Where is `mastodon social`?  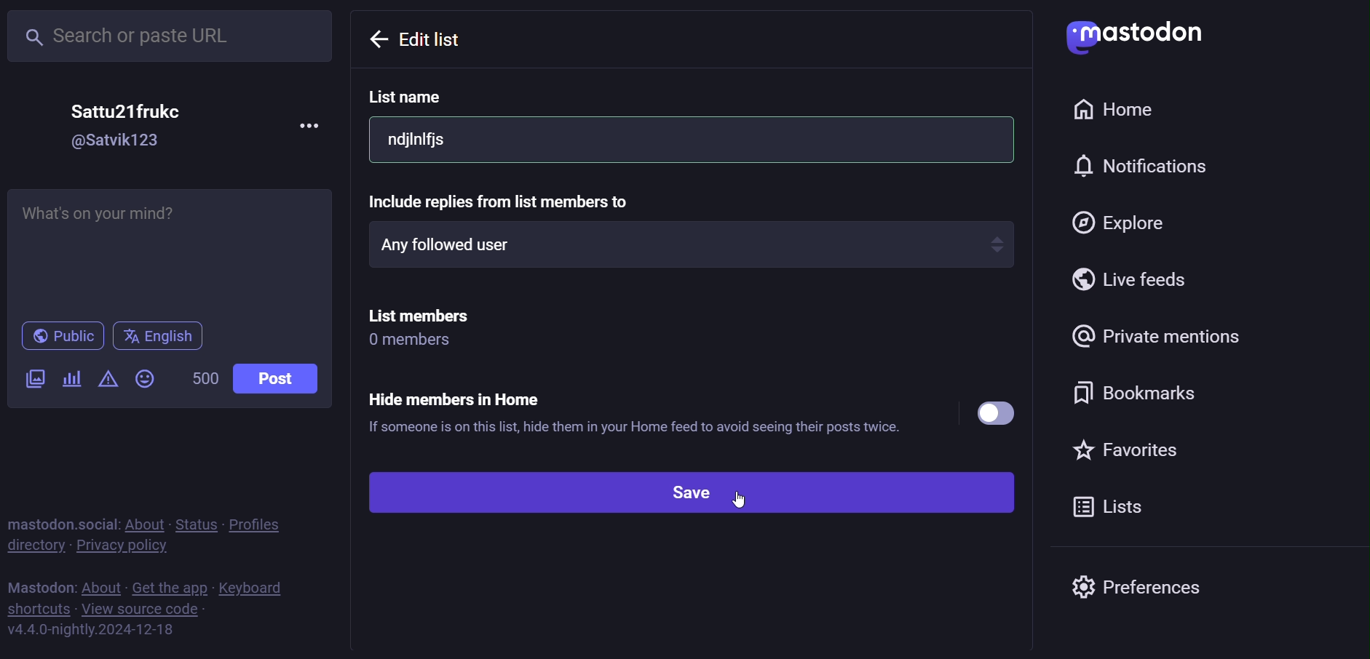
mastodon social is located at coordinates (62, 522).